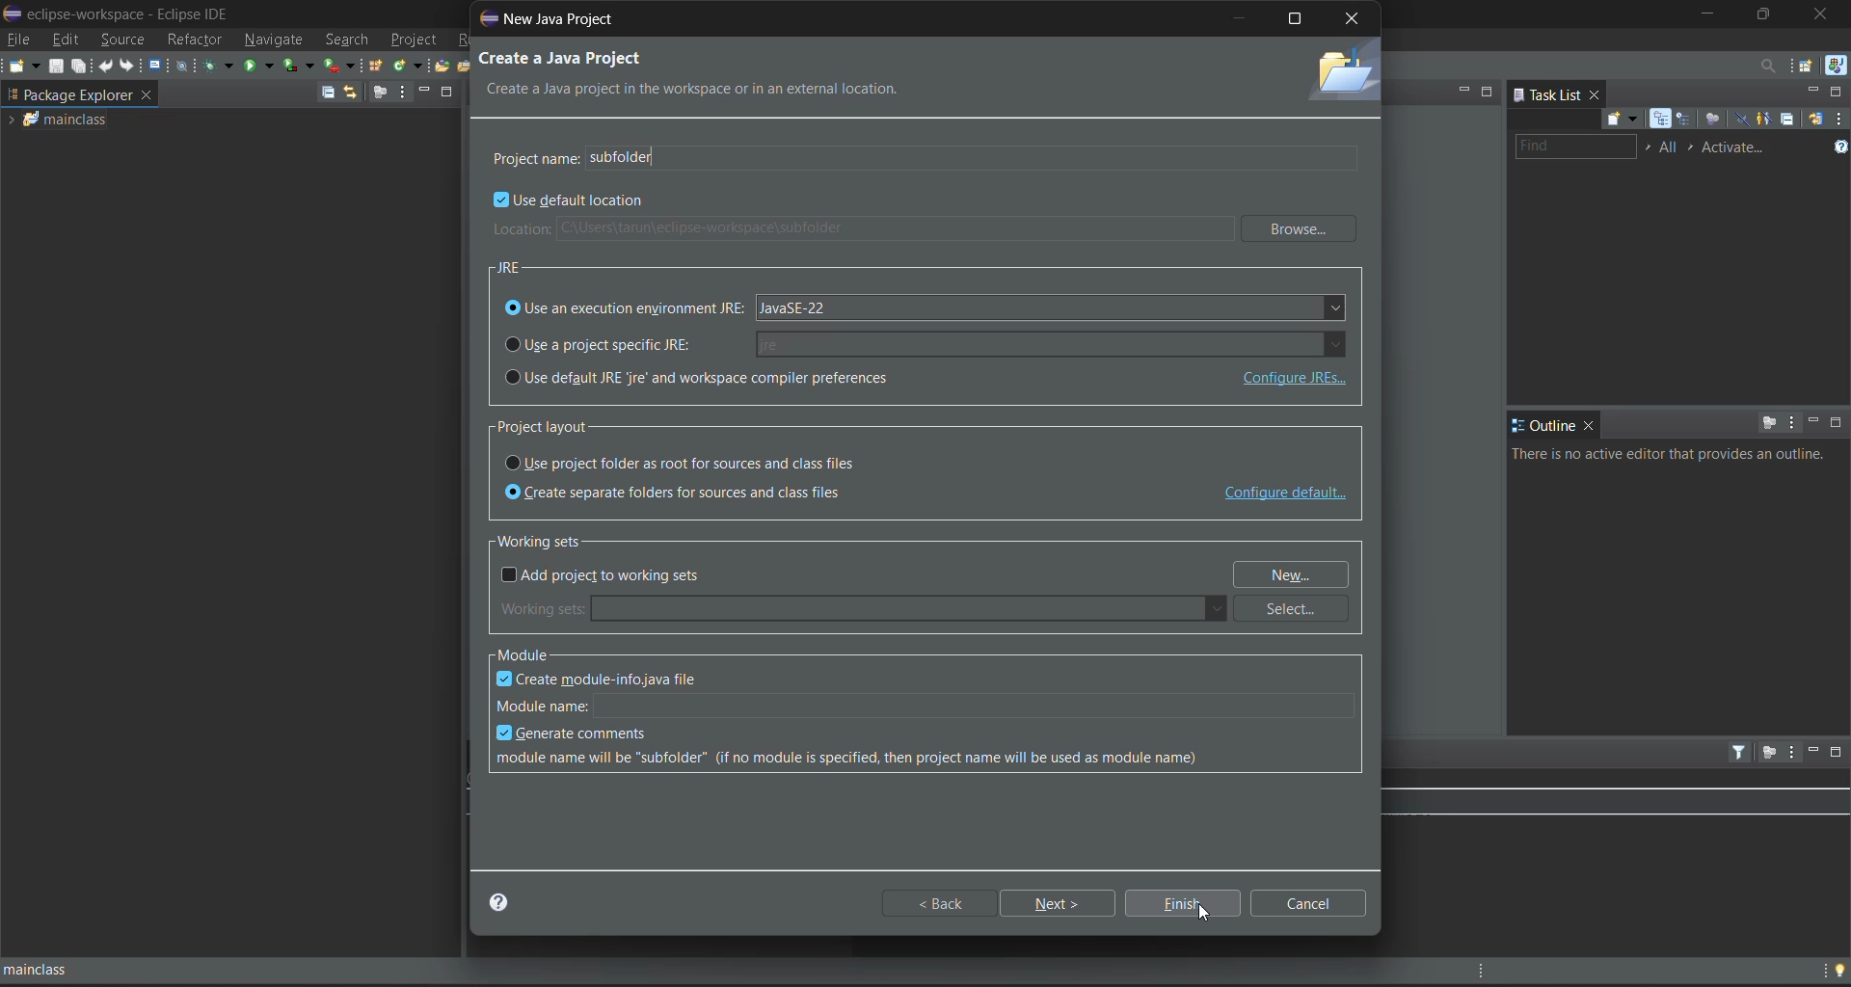  Describe the element at coordinates (121, 12) in the screenshot. I see `eclipse-workspace - Eclipse IDE` at that location.